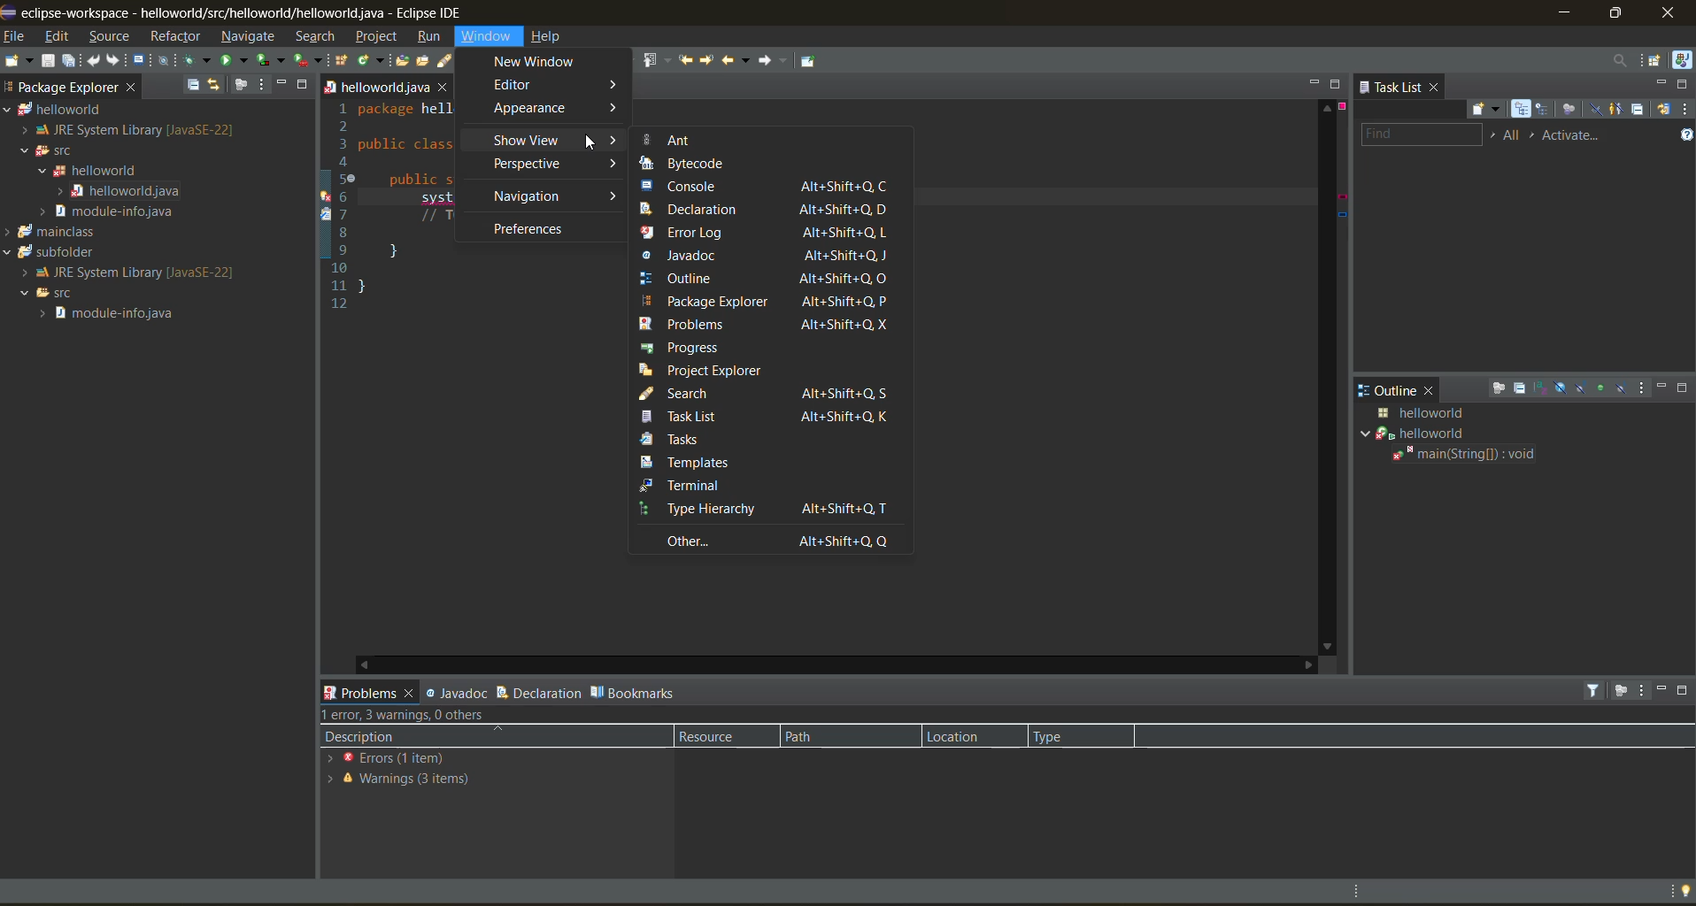  What do you see at coordinates (1685, 86) in the screenshot?
I see `maximize` at bounding box center [1685, 86].